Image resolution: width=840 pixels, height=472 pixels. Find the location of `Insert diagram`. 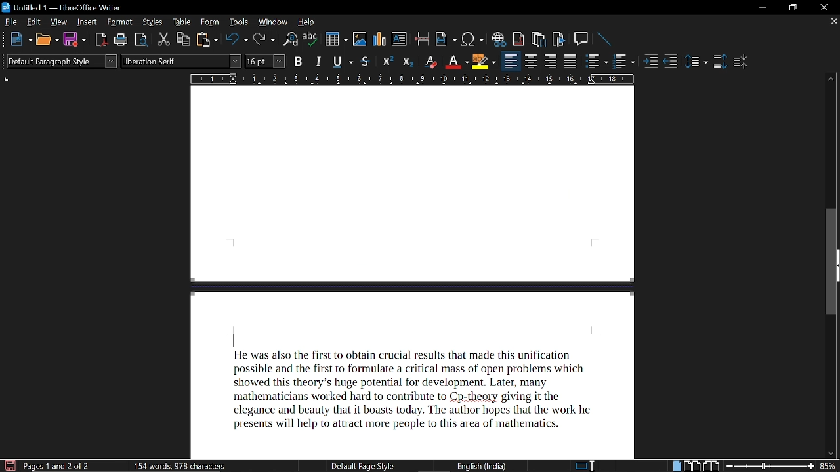

Insert diagram is located at coordinates (379, 39).